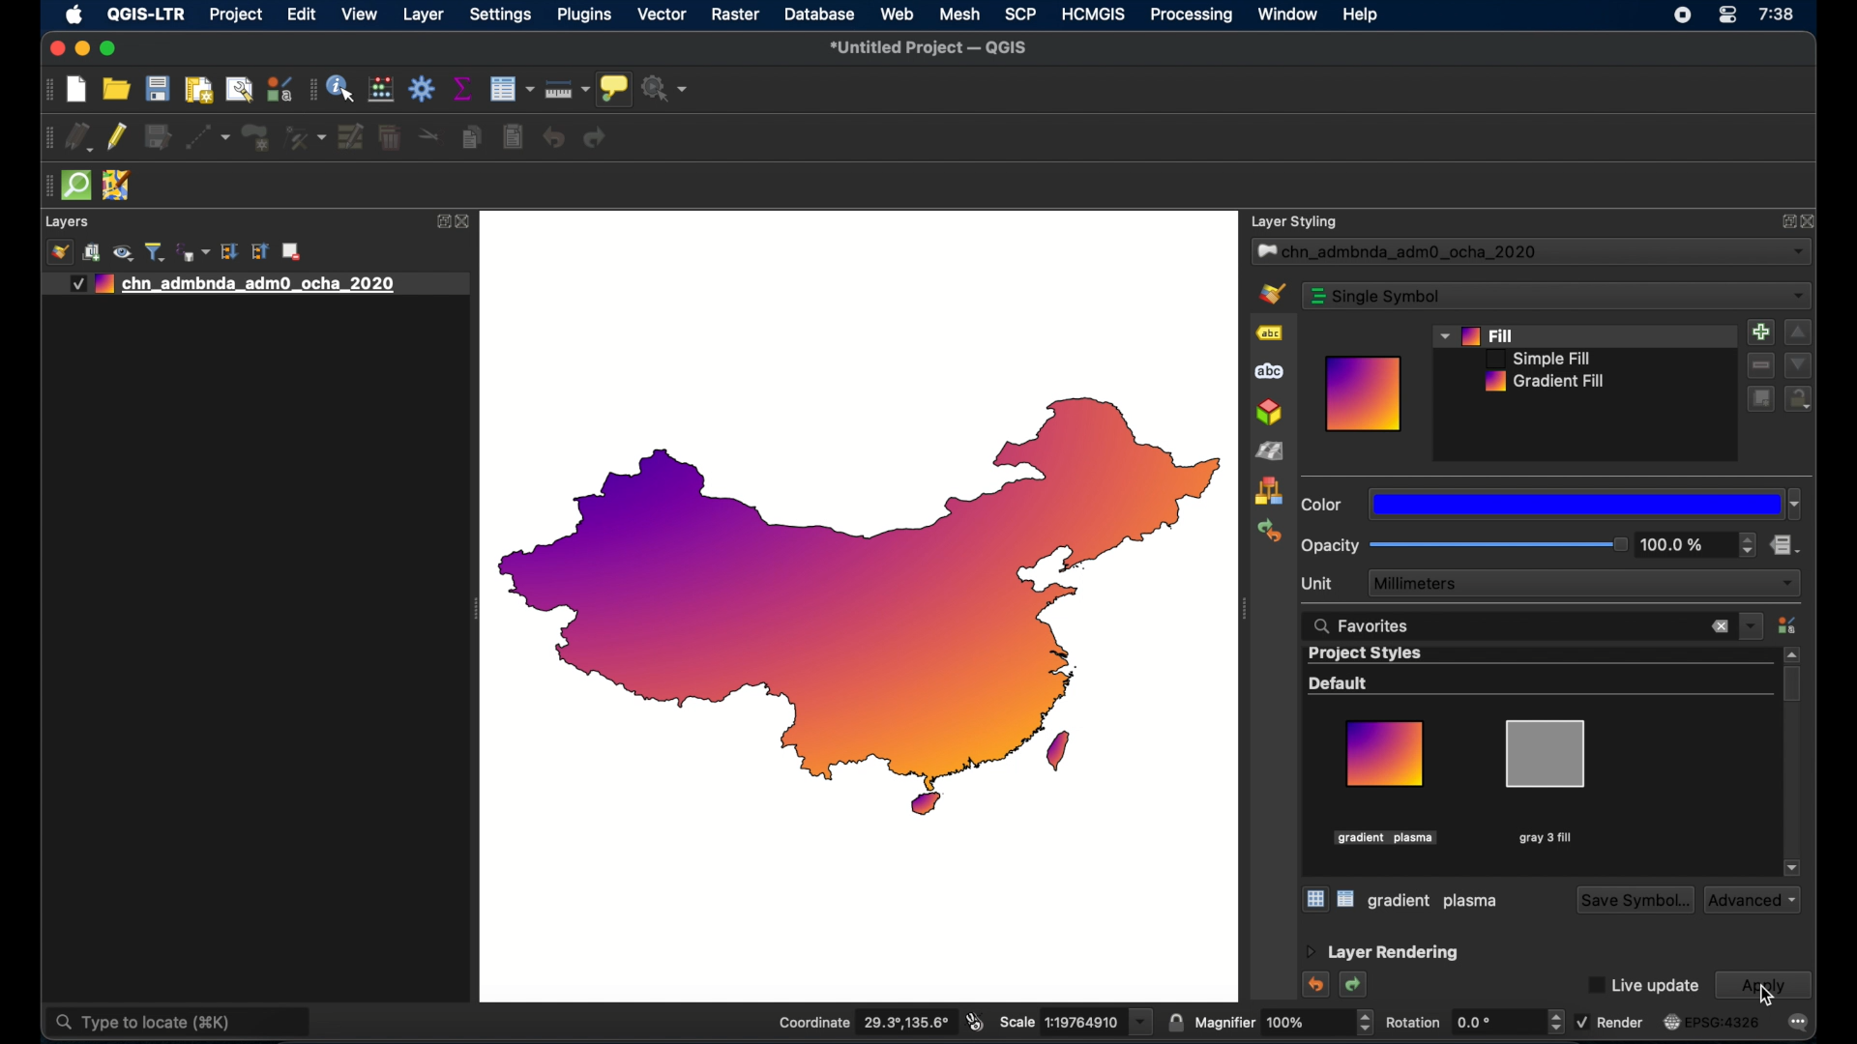  What do you see at coordinates (1074, 1021) in the screenshot?
I see `scale` at bounding box center [1074, 1021].